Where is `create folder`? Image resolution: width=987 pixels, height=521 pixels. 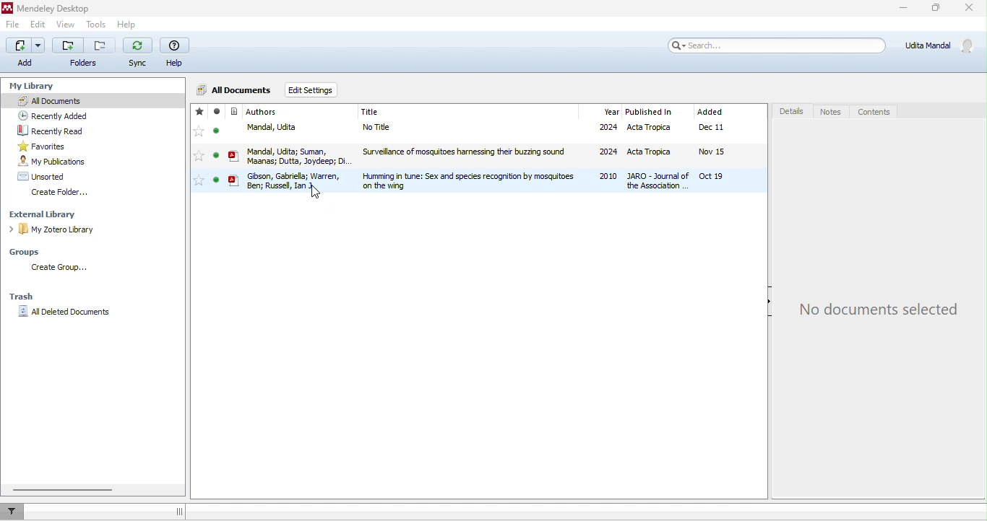 create folder is located at coordinates (64, 194).